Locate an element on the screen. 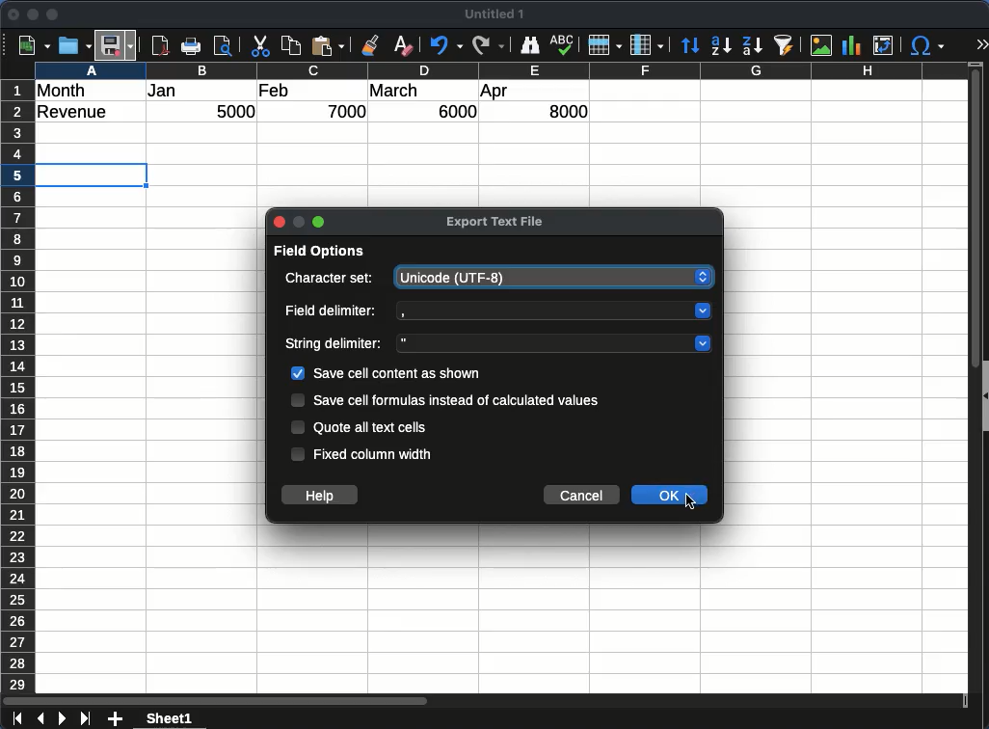 The image size is (989, 729). cancel is located at coordinates (581, 496).